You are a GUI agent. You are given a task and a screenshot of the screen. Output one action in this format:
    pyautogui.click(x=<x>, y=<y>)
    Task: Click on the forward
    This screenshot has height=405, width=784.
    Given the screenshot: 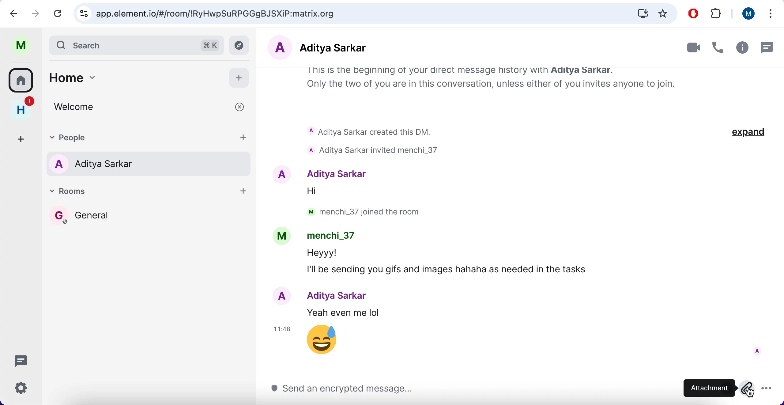 What is the action you would take?
    pyautogui.click(x=35, y=13)
    